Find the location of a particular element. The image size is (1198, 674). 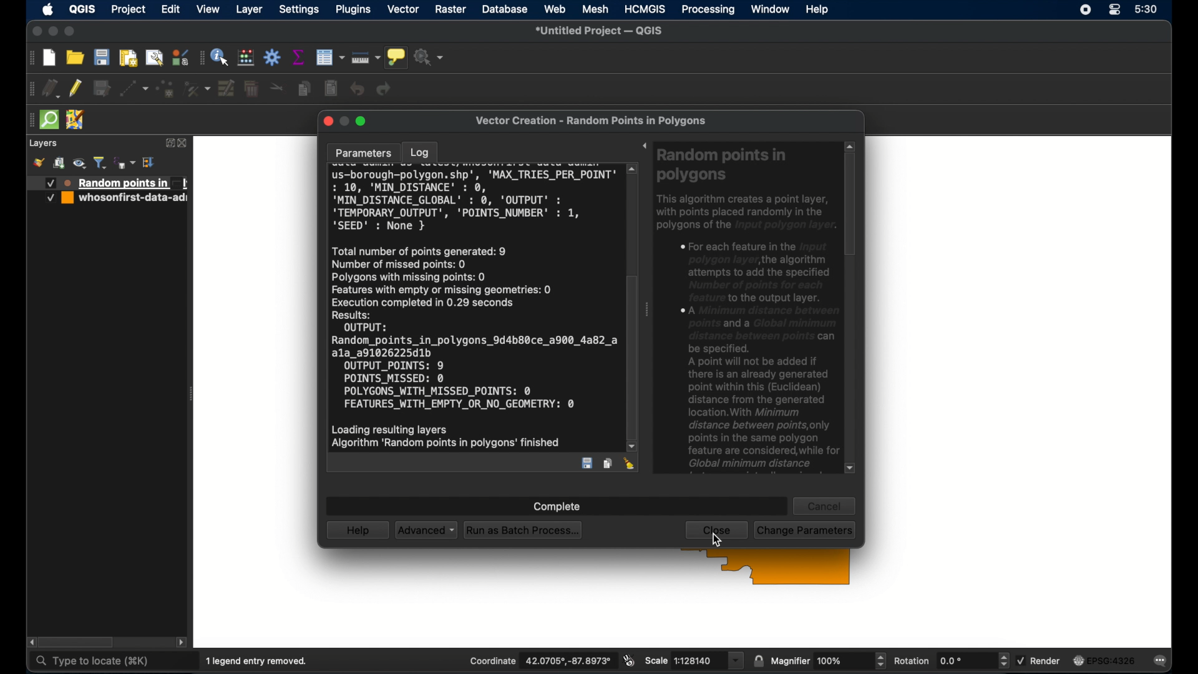

settings is located at coordinates (301, 9).